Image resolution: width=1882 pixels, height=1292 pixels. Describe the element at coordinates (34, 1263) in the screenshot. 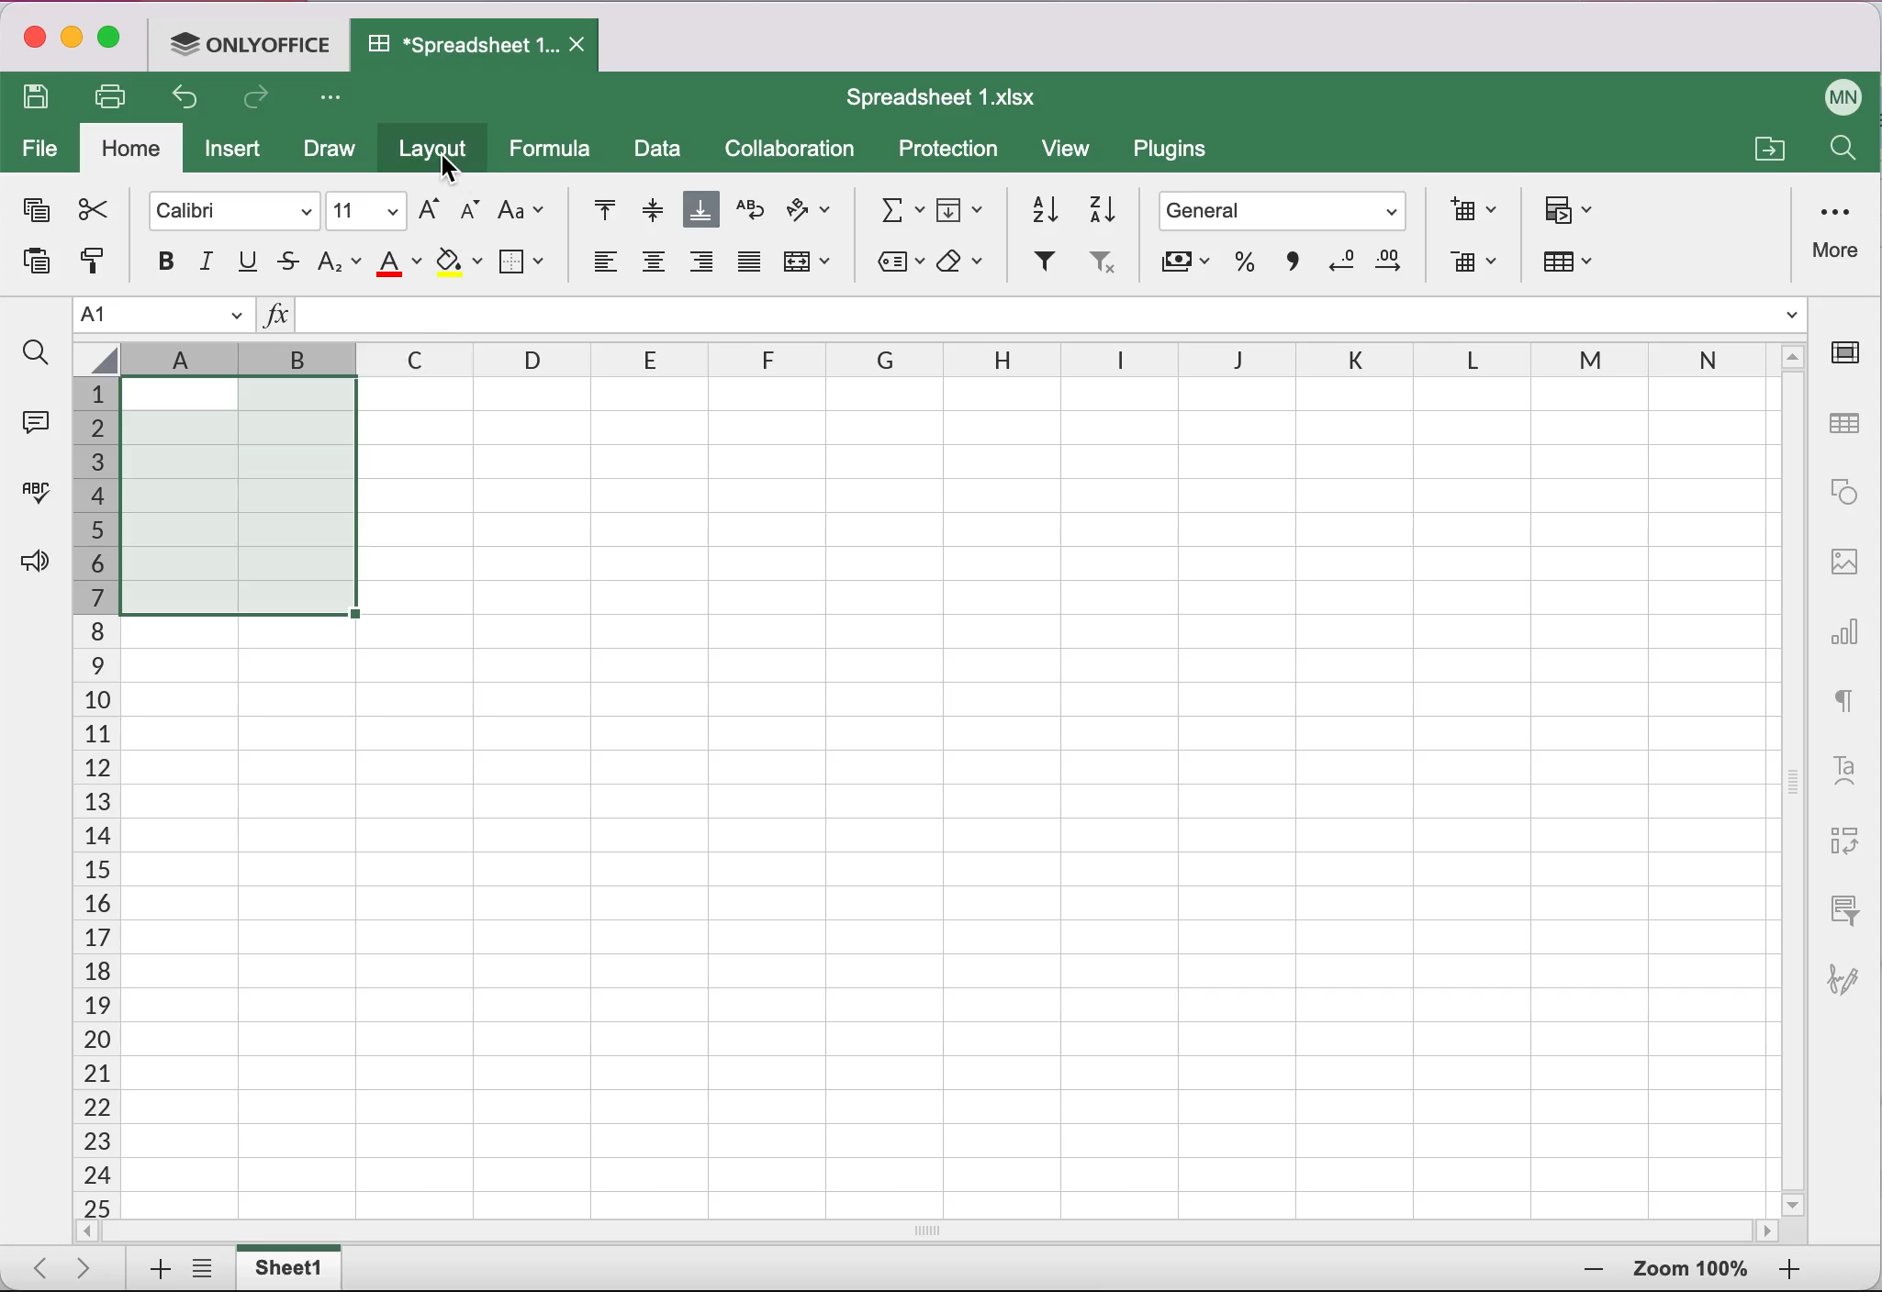

I see `Scroll to first sheet` at that location.